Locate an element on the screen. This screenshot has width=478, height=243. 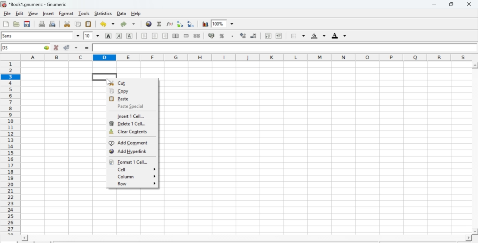
Format the selection as accounting is located at coordinates (211, 35).